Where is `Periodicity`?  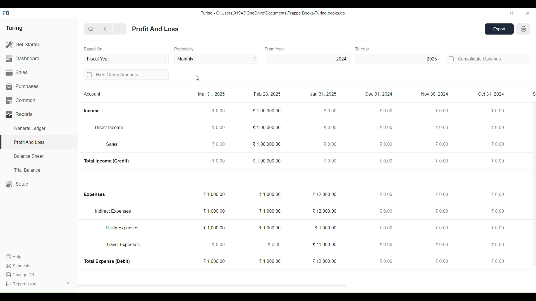 Periodicity is located at coordinates (184, 49).